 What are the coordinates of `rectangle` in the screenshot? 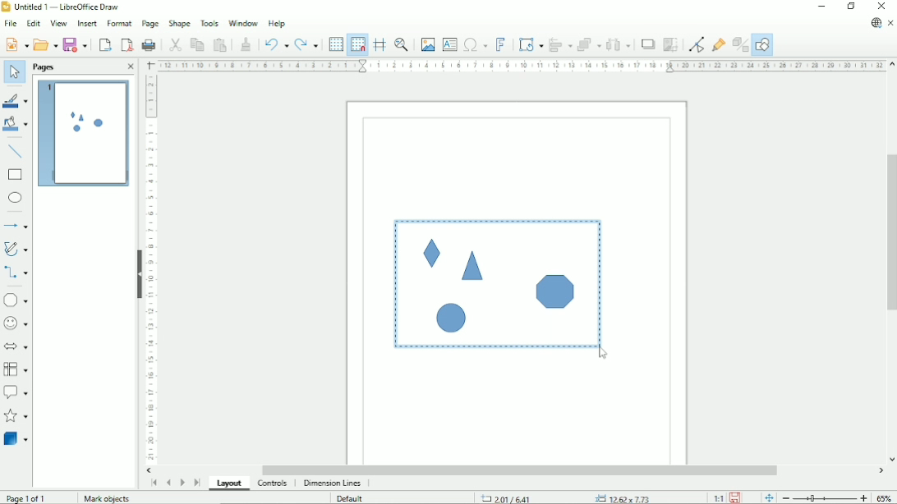 It's located at (15, 175).